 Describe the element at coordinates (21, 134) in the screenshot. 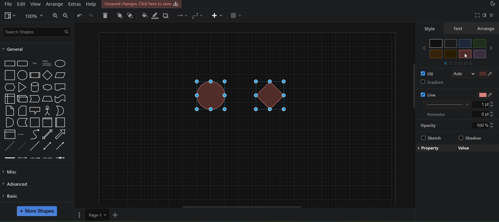

I see `List Item` at that location.